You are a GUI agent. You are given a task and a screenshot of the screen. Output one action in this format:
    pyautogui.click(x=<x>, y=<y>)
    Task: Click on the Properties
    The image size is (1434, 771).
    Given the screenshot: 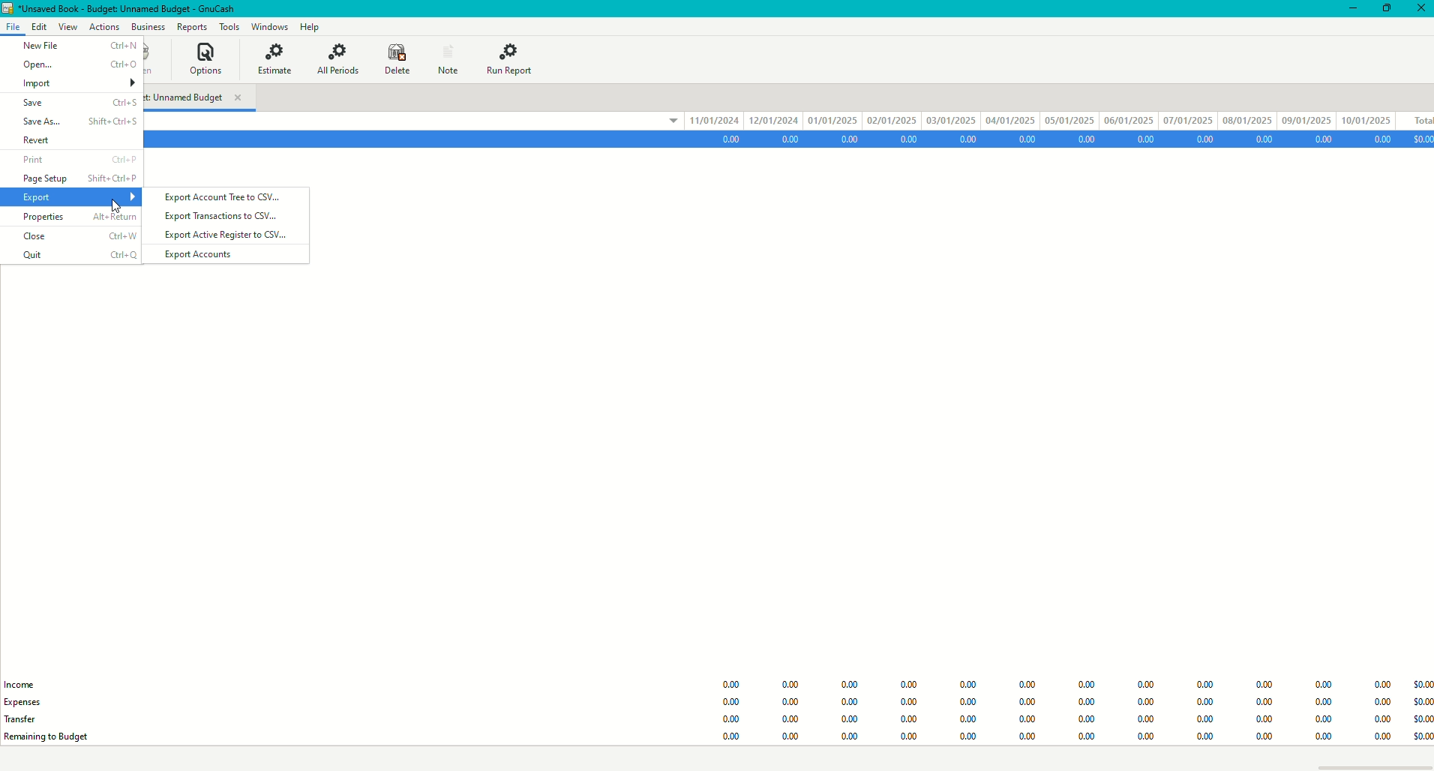 What is the action you would take?
    pyautogui.click(x=74, y=217)
    